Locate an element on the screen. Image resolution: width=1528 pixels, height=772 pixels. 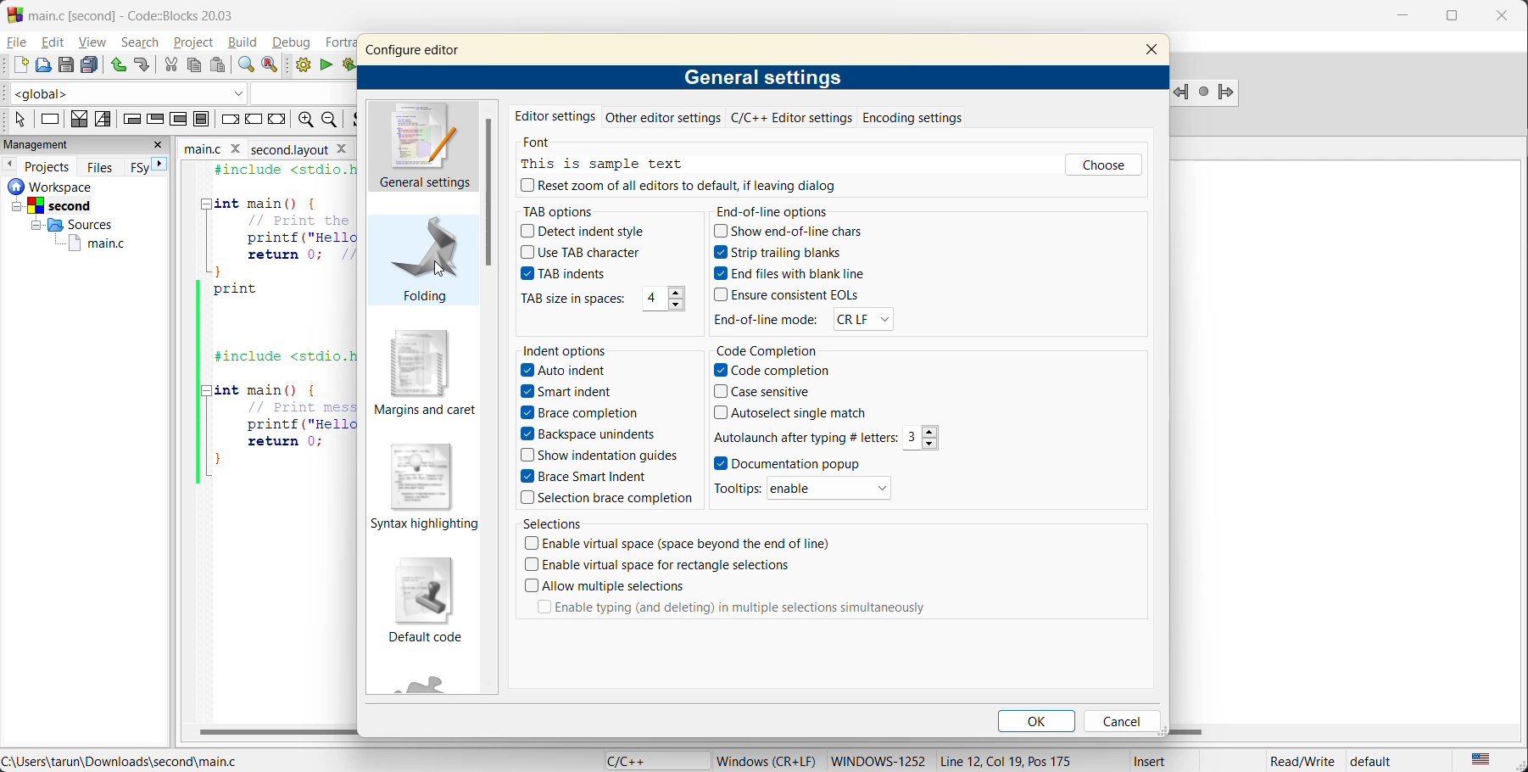
Documentation popup is located at coordinates (784, 461).